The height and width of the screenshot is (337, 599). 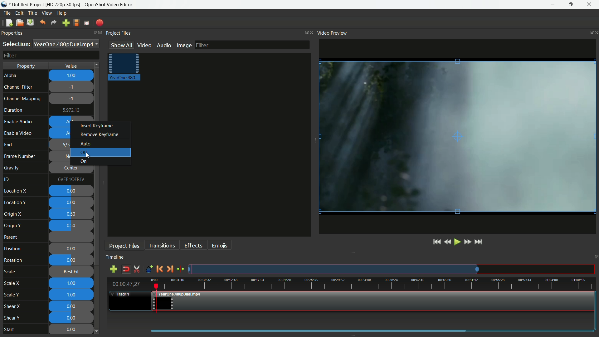 What do you see at coordinates (332, 33) in the screenshot?
I see `video preview` at bounding box center [332, 33].